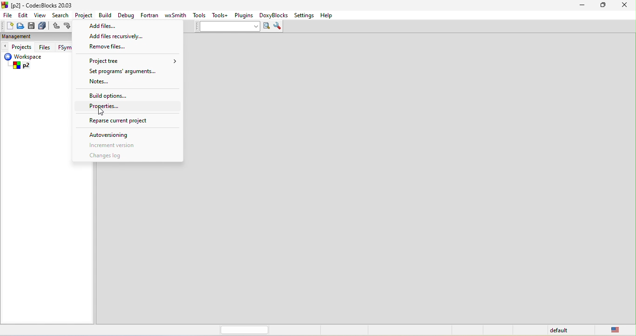 The width and height of the screenshot is (636, 336). Describe the element at coordinates (133, 60) in the screenshot. I see `project tree` at that location.